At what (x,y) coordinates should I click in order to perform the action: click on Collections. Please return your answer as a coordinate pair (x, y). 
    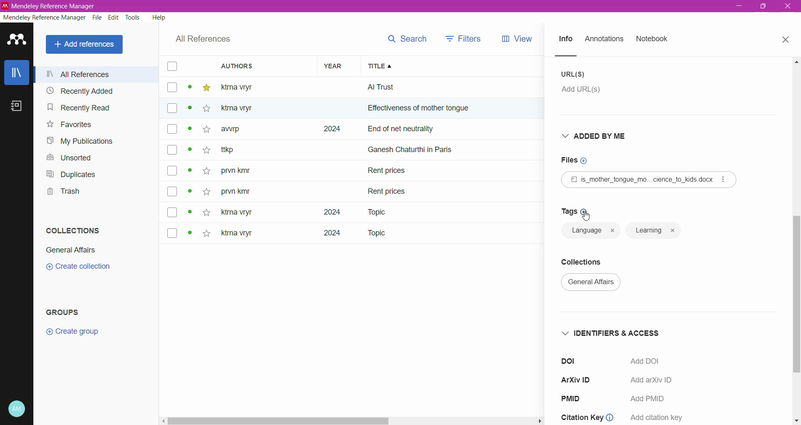
    Looking at the image, I should click on (73, 230).